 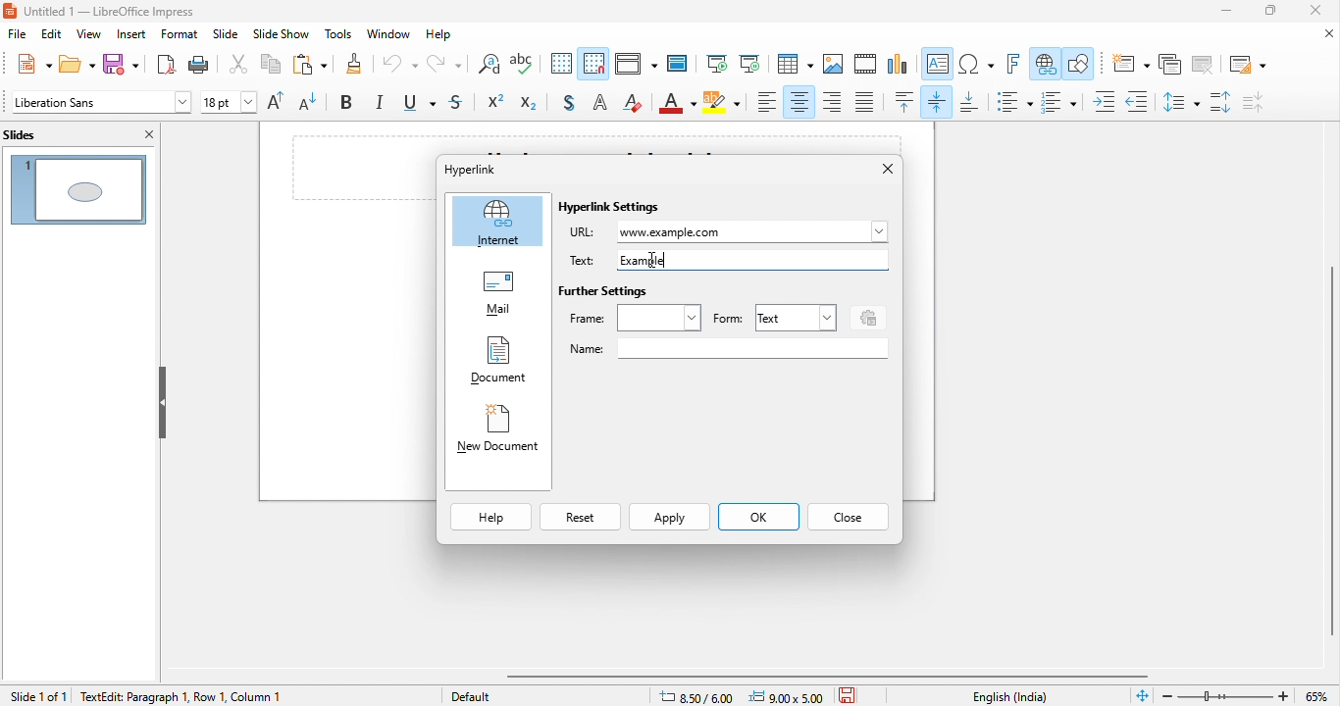 I want to click on bold, so click(x=350, y=104).